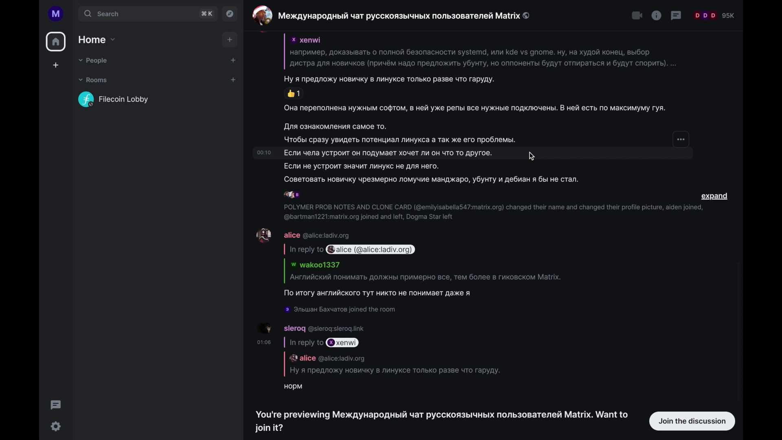 This screenshot has width=782, height=440. I want to click on alice @alice:ladiv.org, so click(317, 233).